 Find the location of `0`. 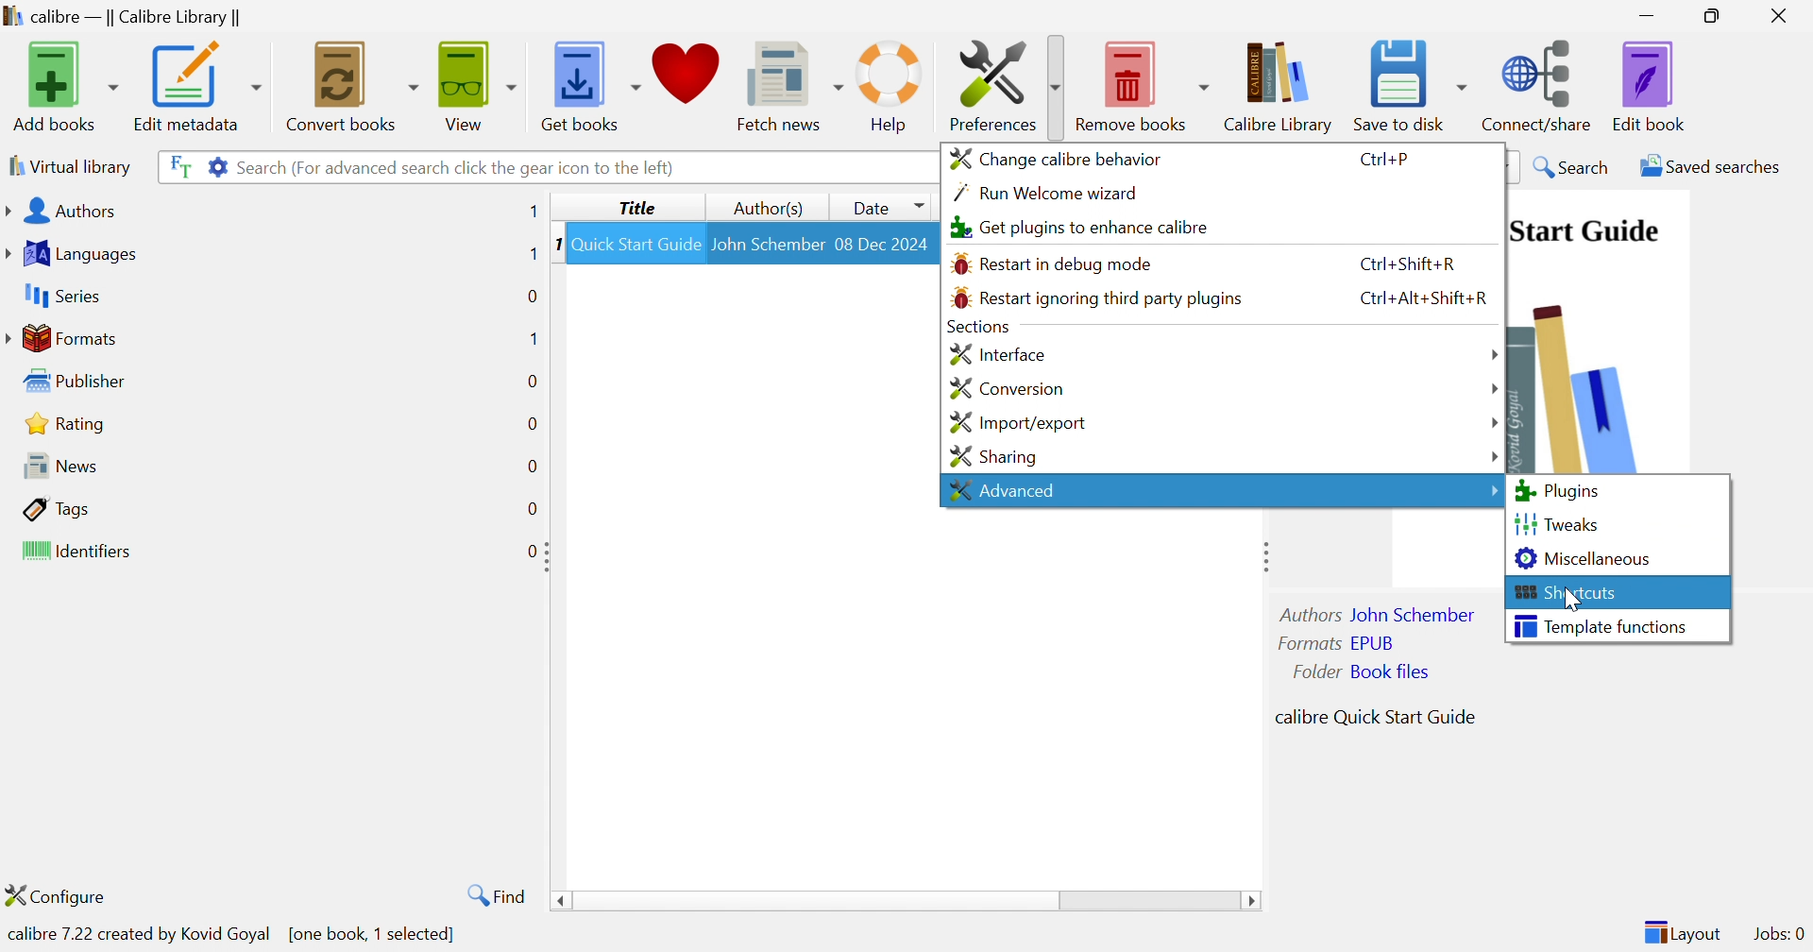

0 is located at coordinates (532, 294).